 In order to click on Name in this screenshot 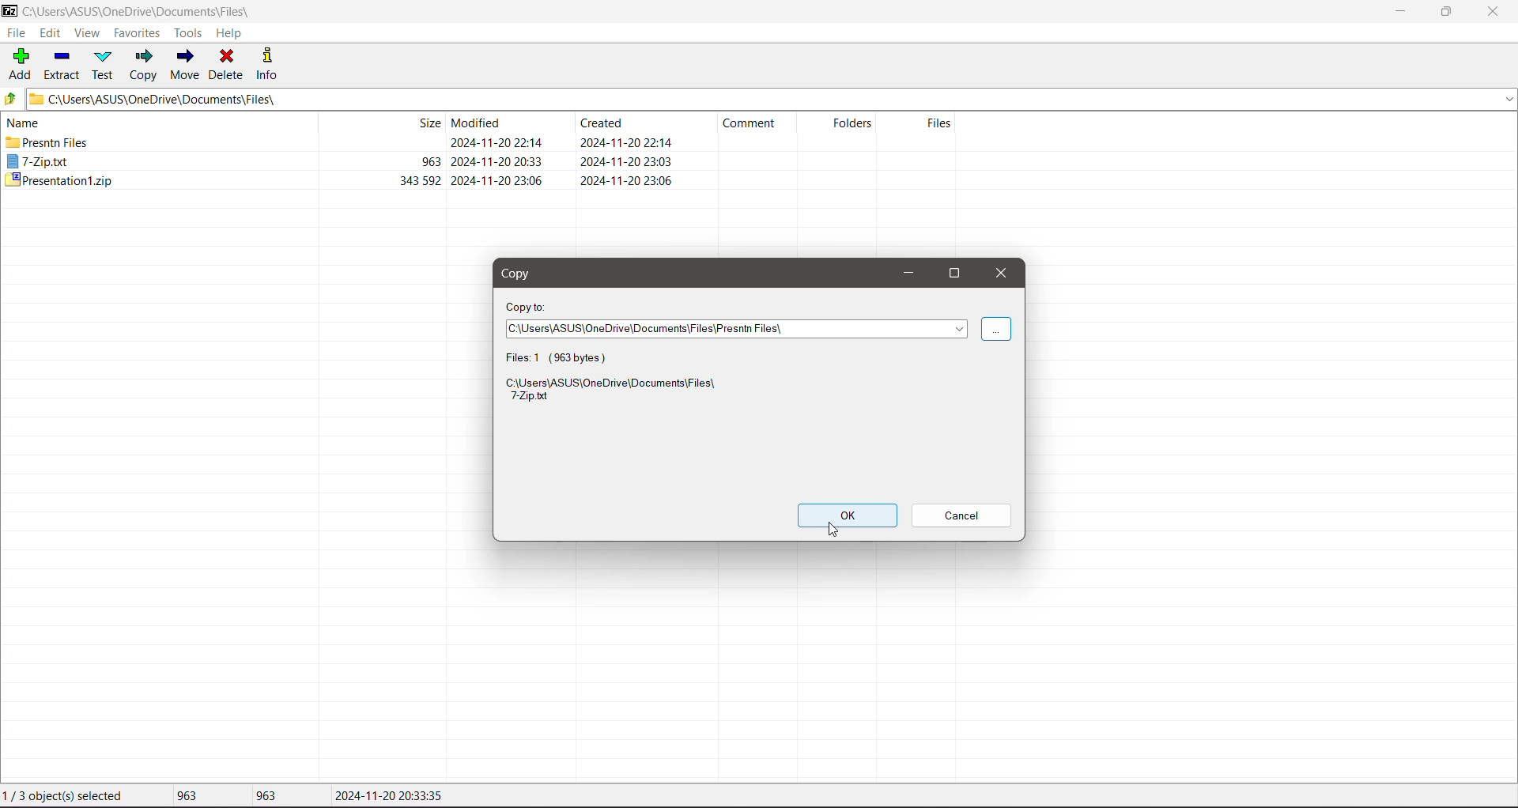, I will do `click(27, 122)`.